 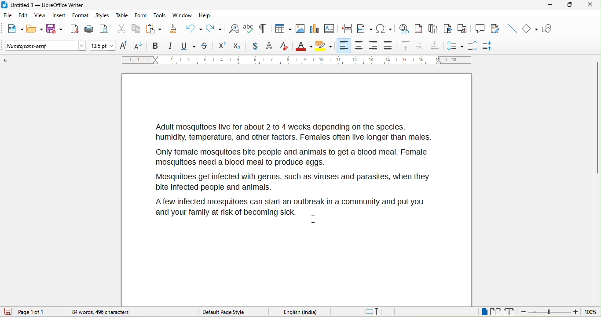 What do you see at coordinates (81, 16) in the screenshot?
I see `format` at bounding box center [81, 16].